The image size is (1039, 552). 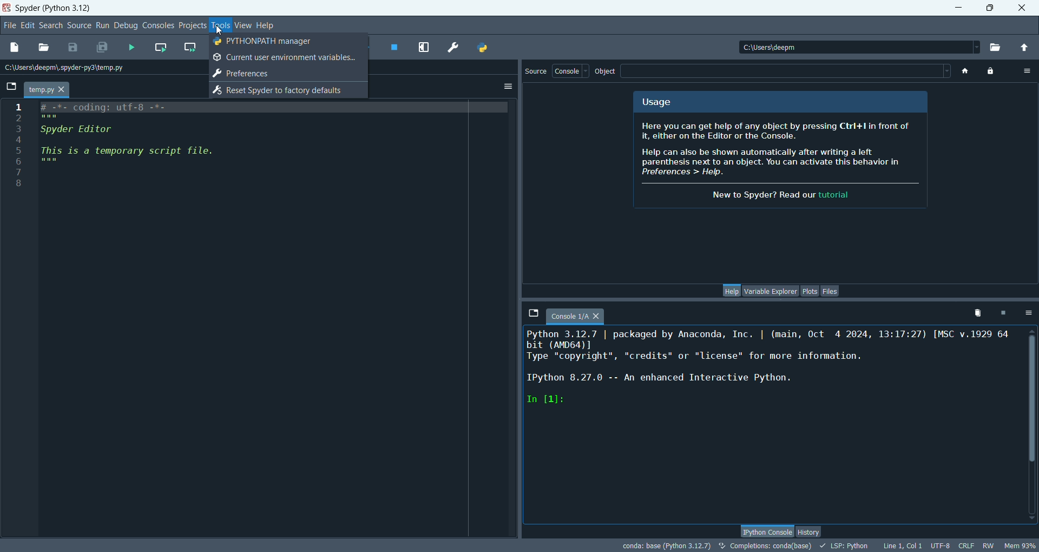 I want to click on line, col, so click(x=902, y=546).